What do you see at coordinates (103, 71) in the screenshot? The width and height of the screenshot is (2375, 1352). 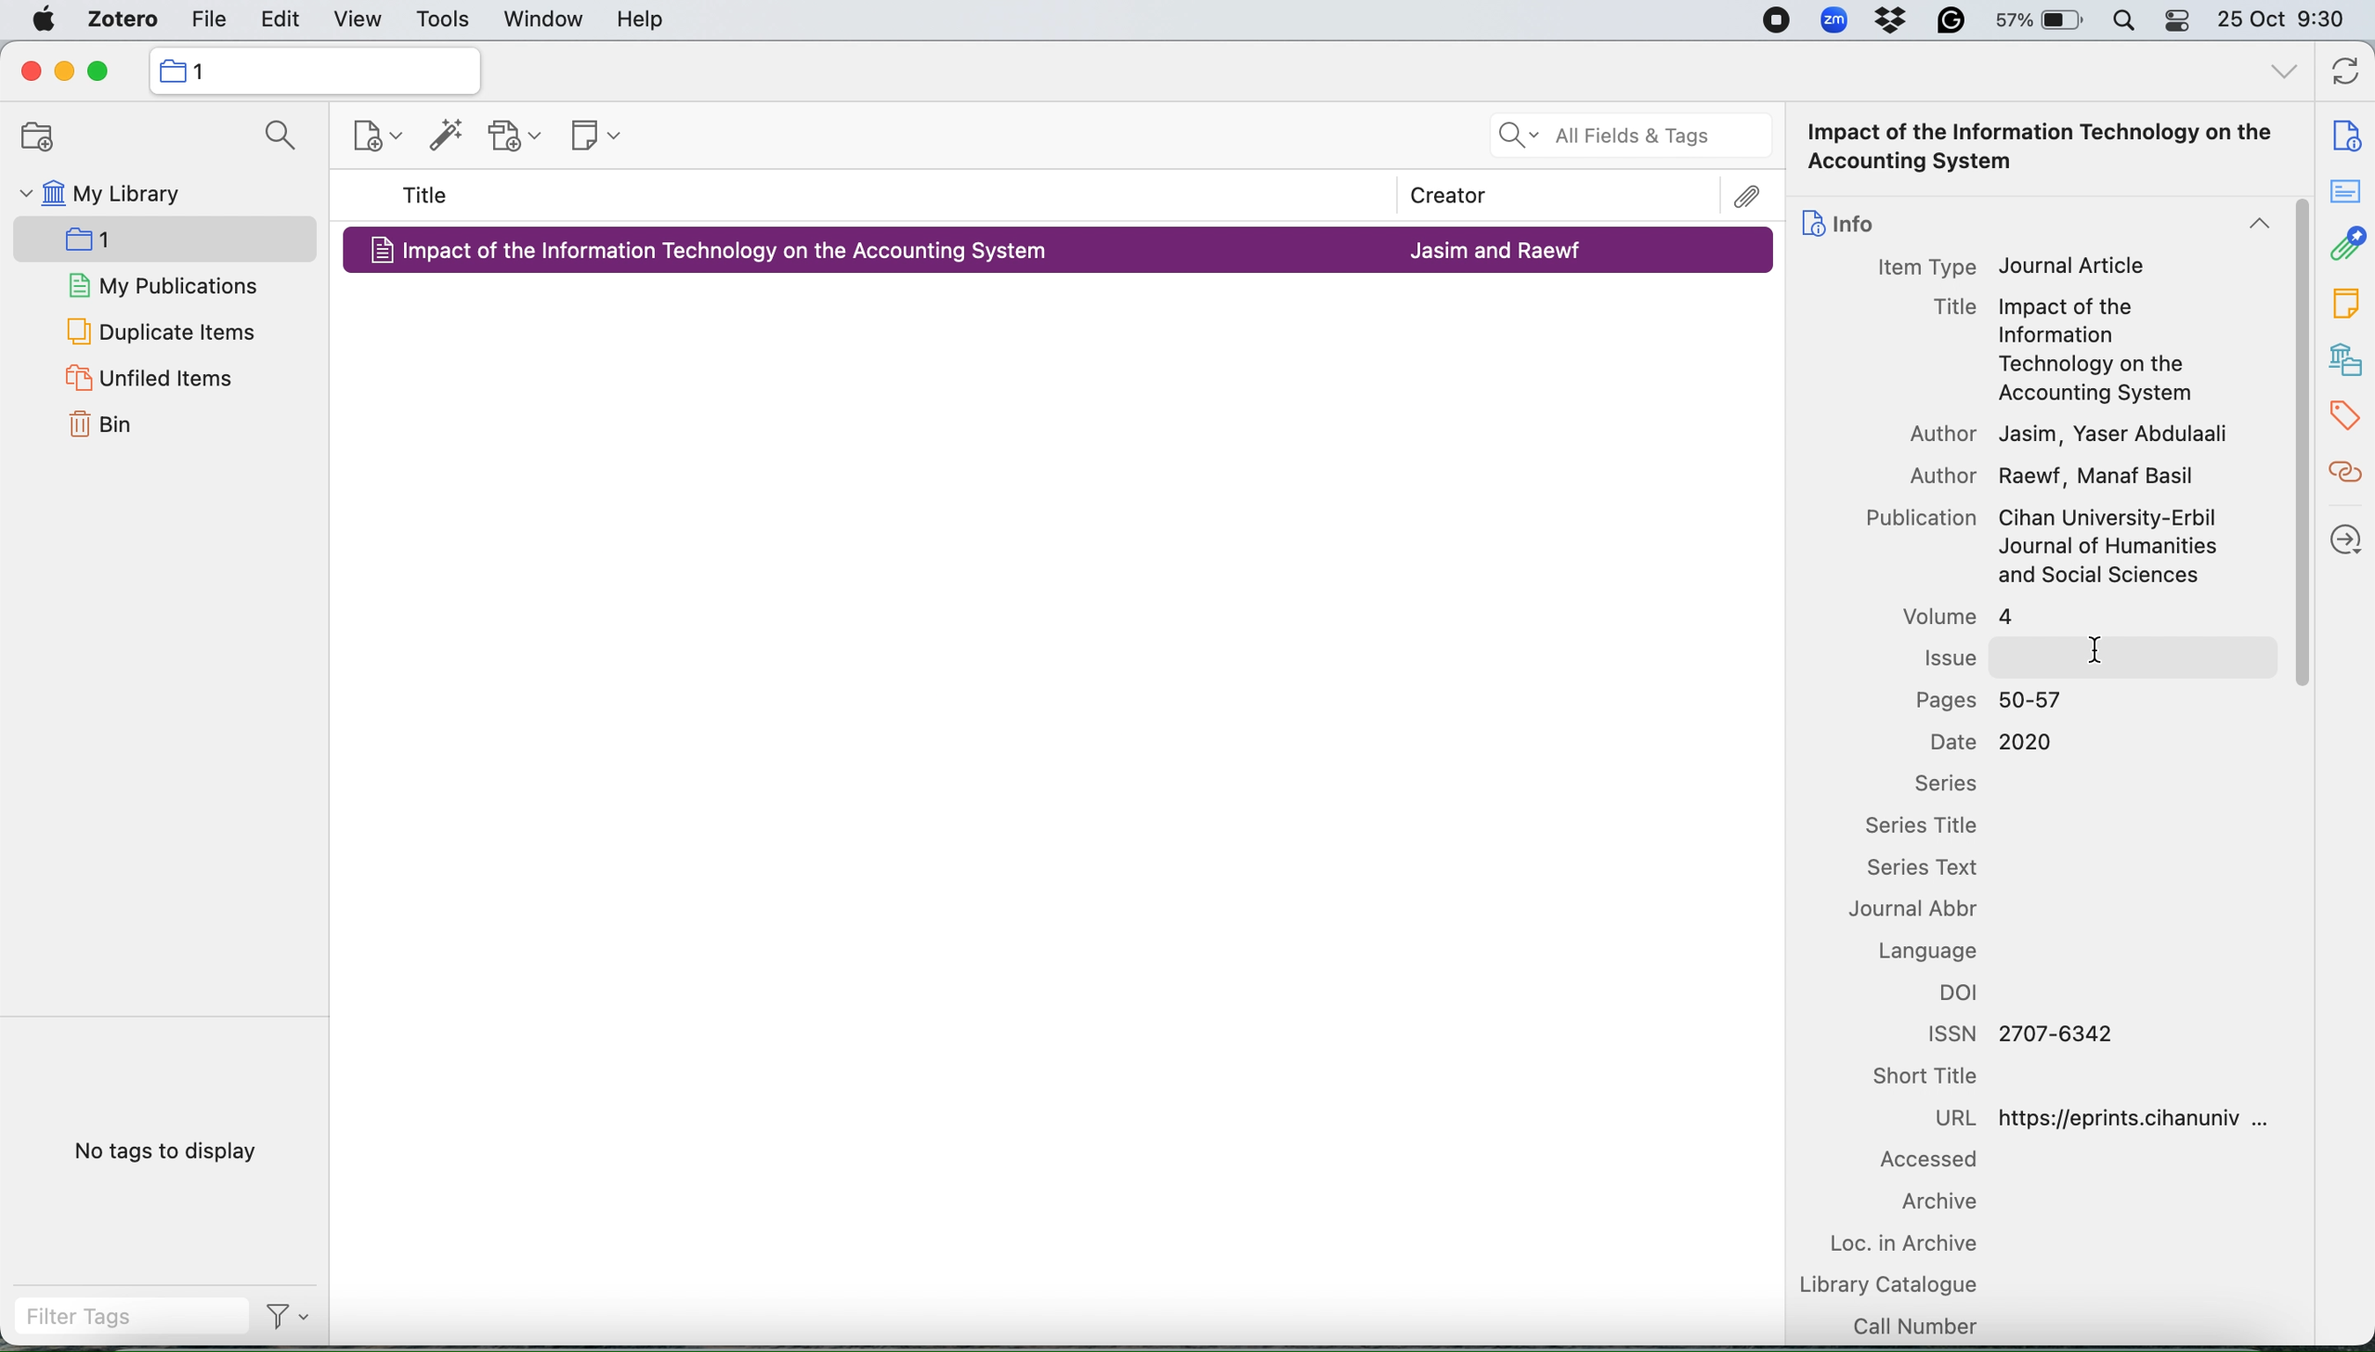 I see `maximise` at bounding box center [103, 71].